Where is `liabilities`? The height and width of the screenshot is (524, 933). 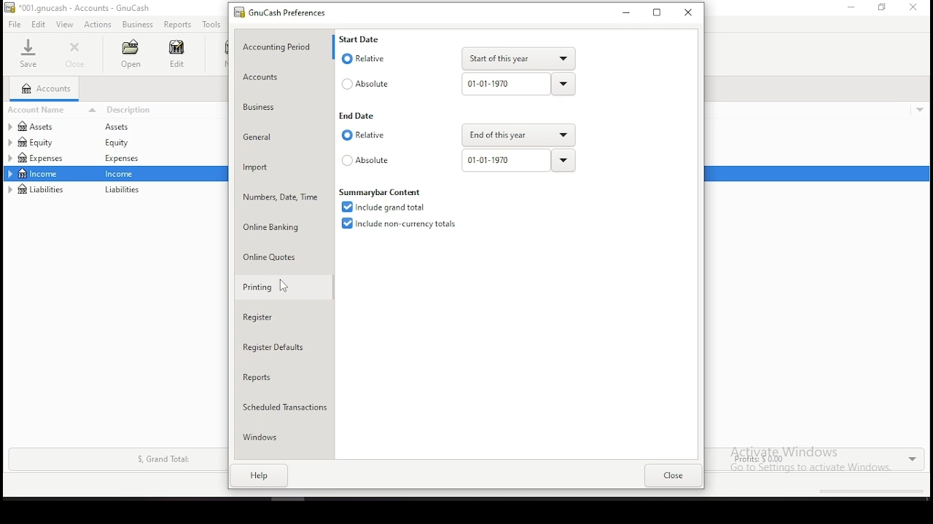 liabilities is located at coordinates (38, 189).